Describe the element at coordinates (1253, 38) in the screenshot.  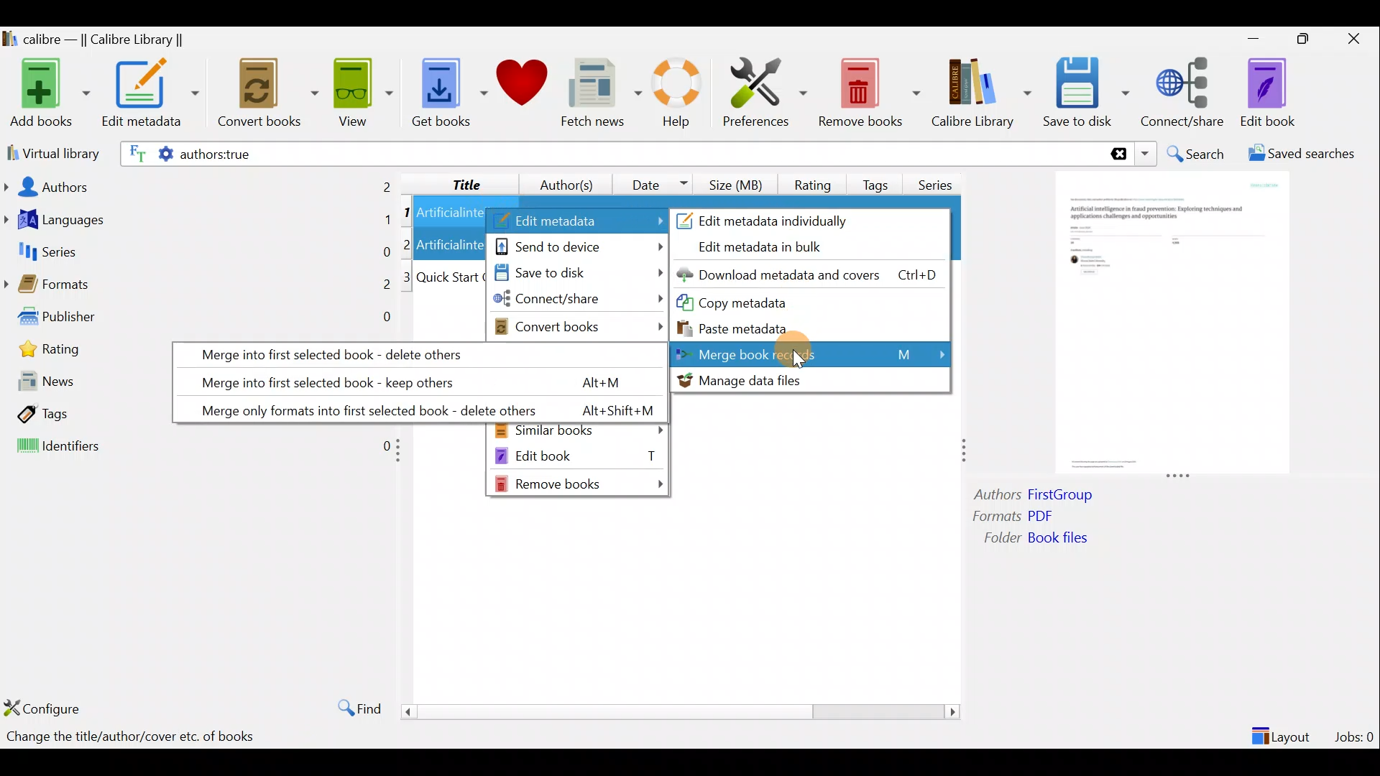
I see `Minimize` at that location.